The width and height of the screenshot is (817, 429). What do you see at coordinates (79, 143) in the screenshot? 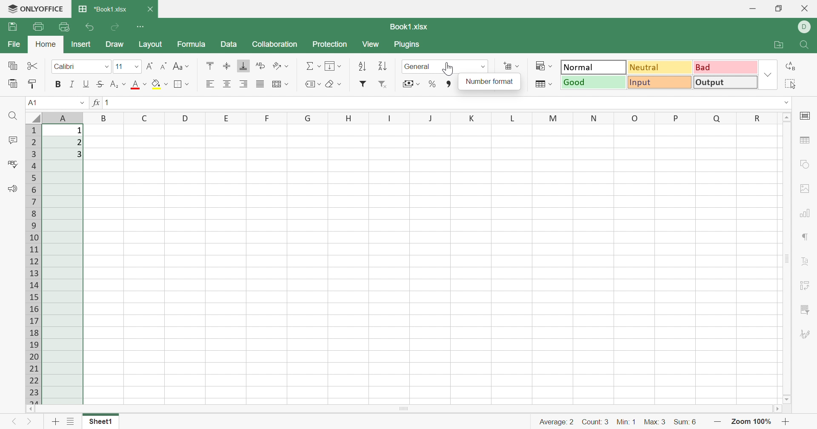
I see `2` at bounding box center [79, 143].